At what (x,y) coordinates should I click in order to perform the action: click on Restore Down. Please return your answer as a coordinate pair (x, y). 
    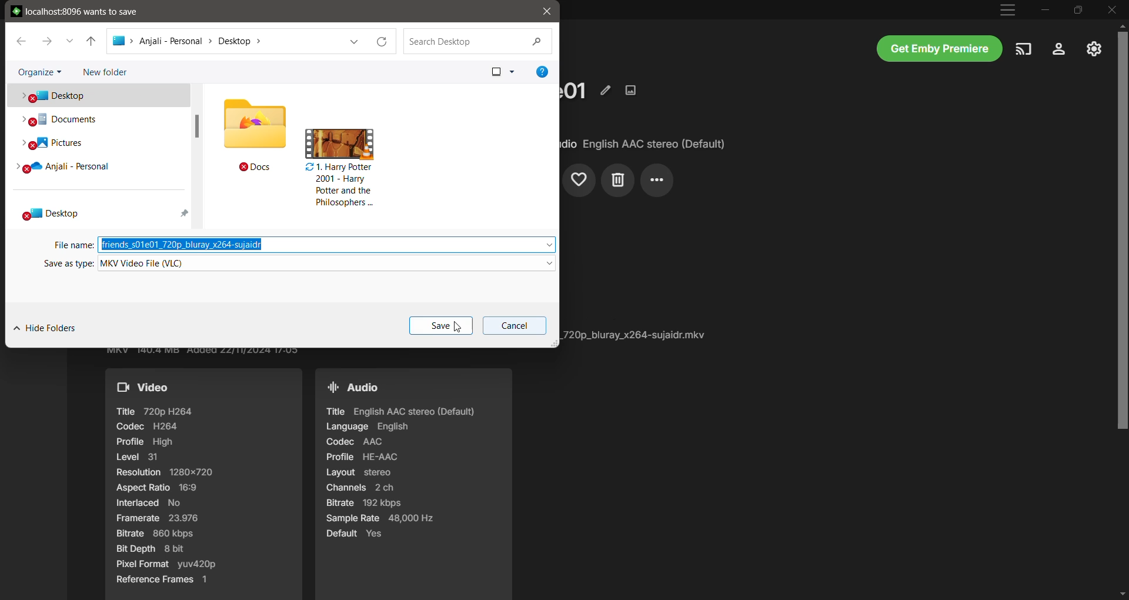
    Looking at the image, I should click on (1078, 9).